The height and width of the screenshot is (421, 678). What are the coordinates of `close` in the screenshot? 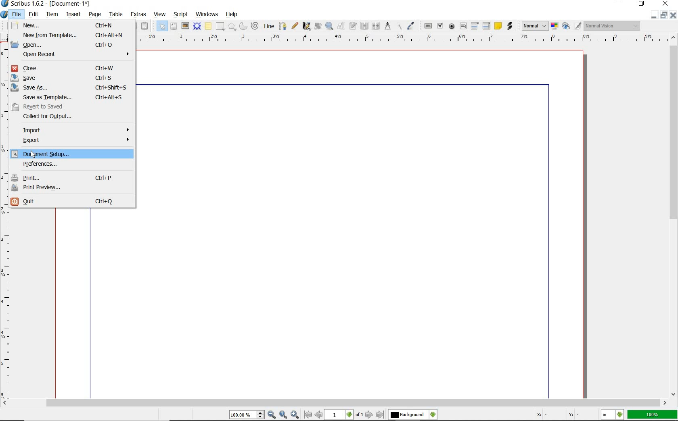 It's located at (655, 14).